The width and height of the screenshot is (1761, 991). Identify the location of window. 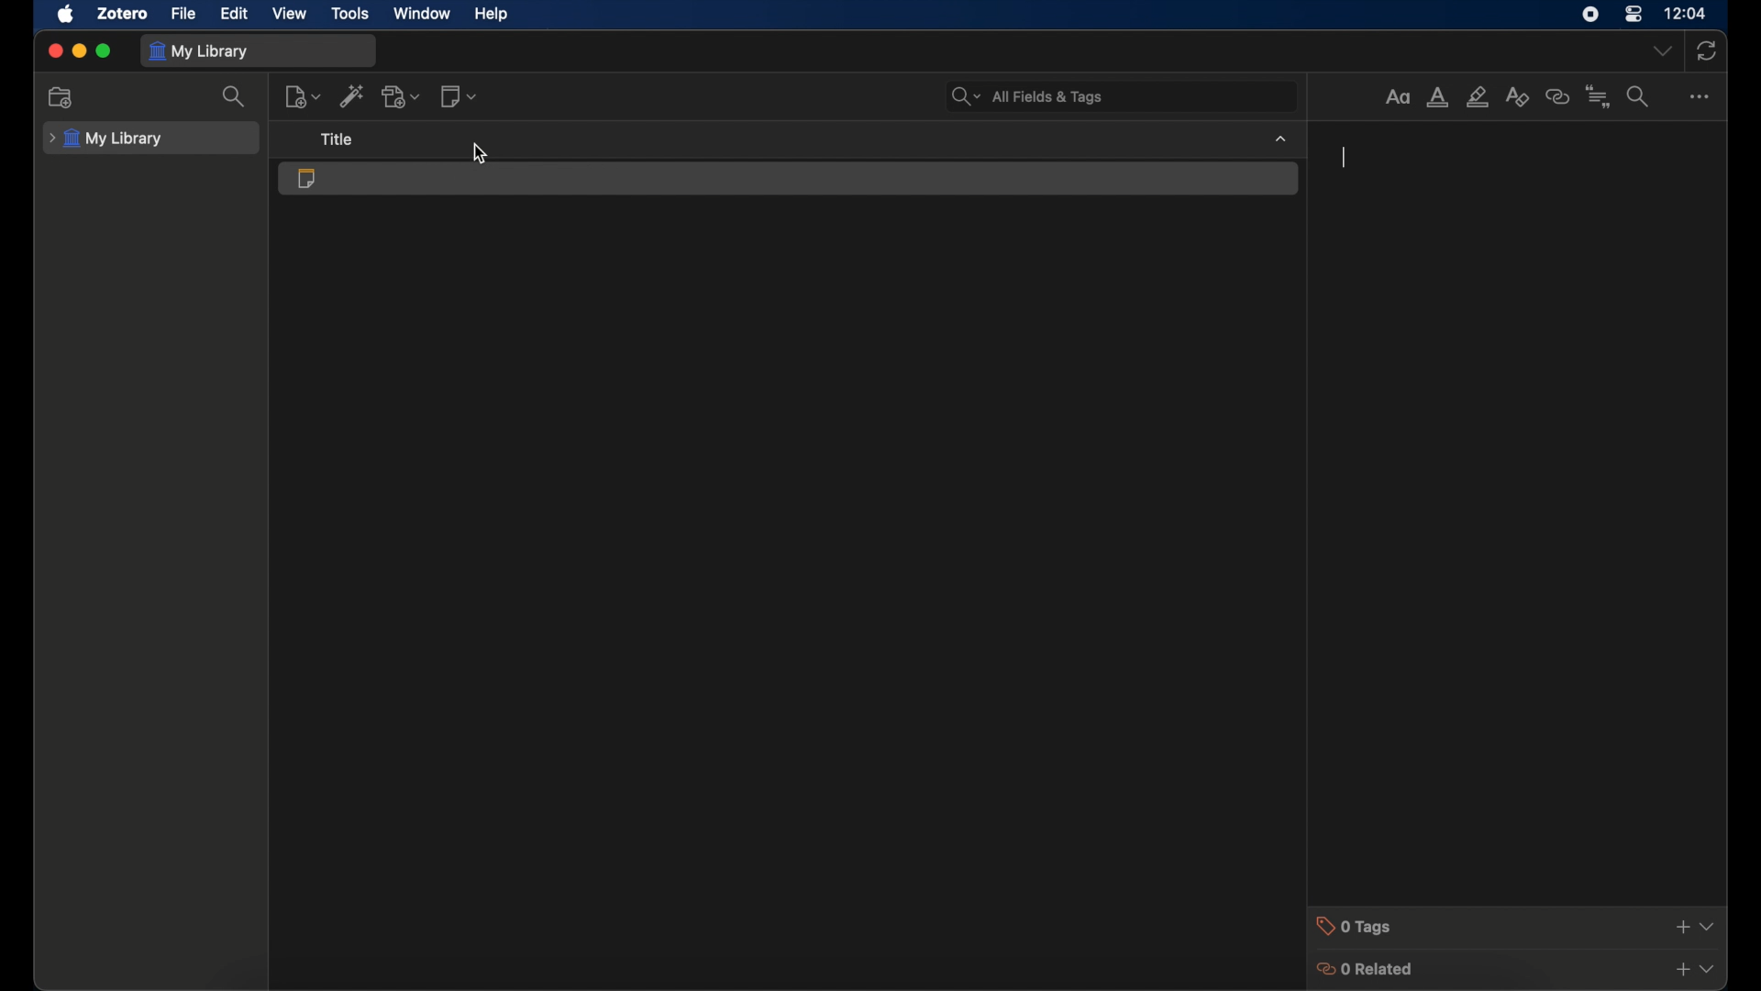
(420, 14).